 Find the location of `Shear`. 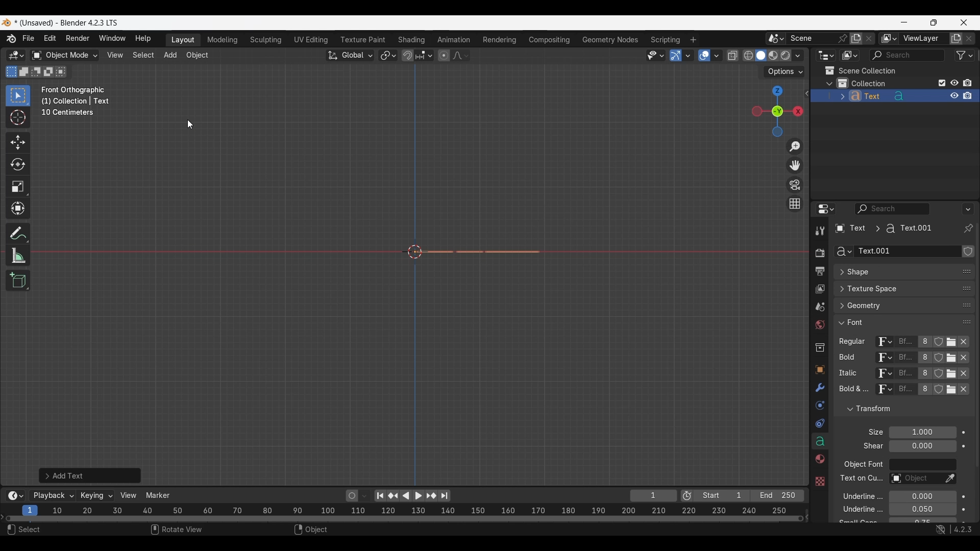

Shear is located at coordinates (922, 446).